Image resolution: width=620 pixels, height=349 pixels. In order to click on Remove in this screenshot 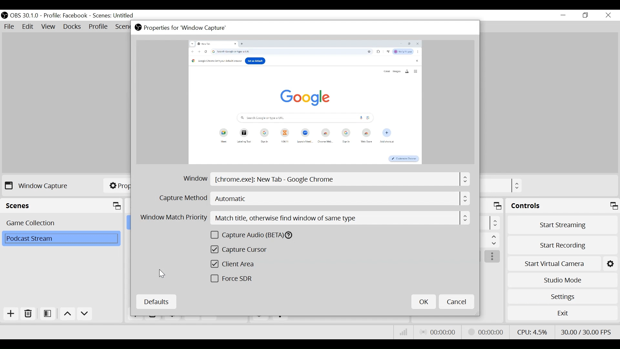, I will do `click(27, 313)`.